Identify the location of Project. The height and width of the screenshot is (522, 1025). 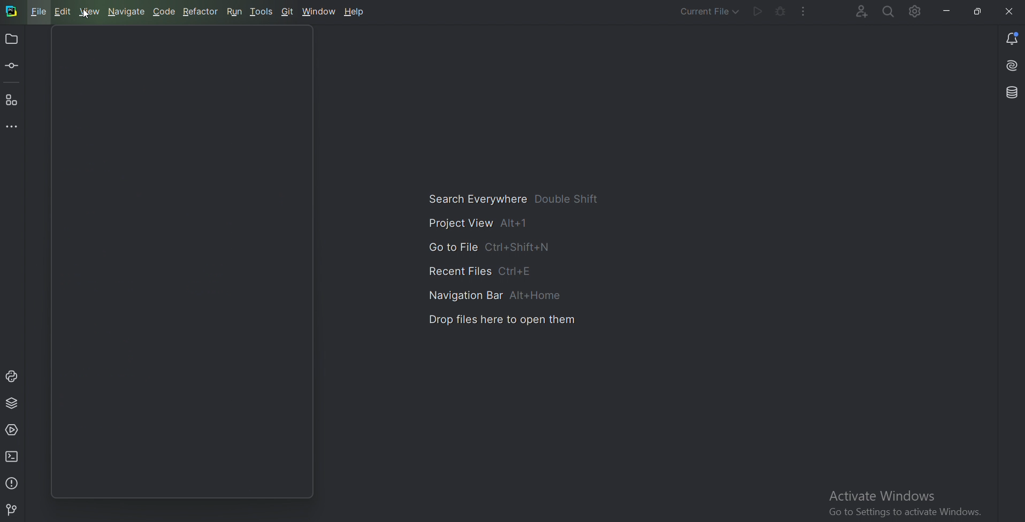
(12, 40).